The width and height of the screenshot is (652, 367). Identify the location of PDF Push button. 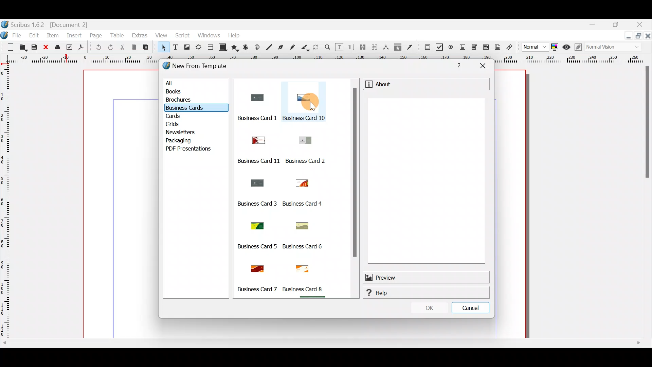
(427, 47).